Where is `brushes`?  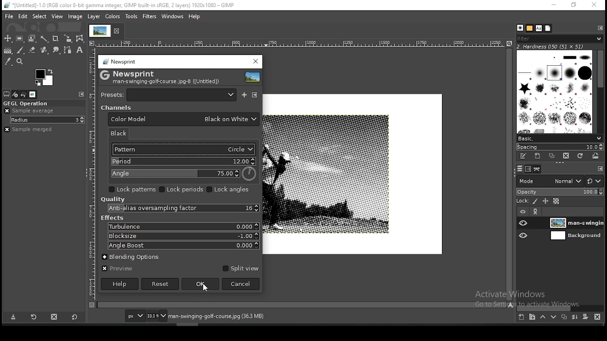
brushes is located at coordinates (555, 91).